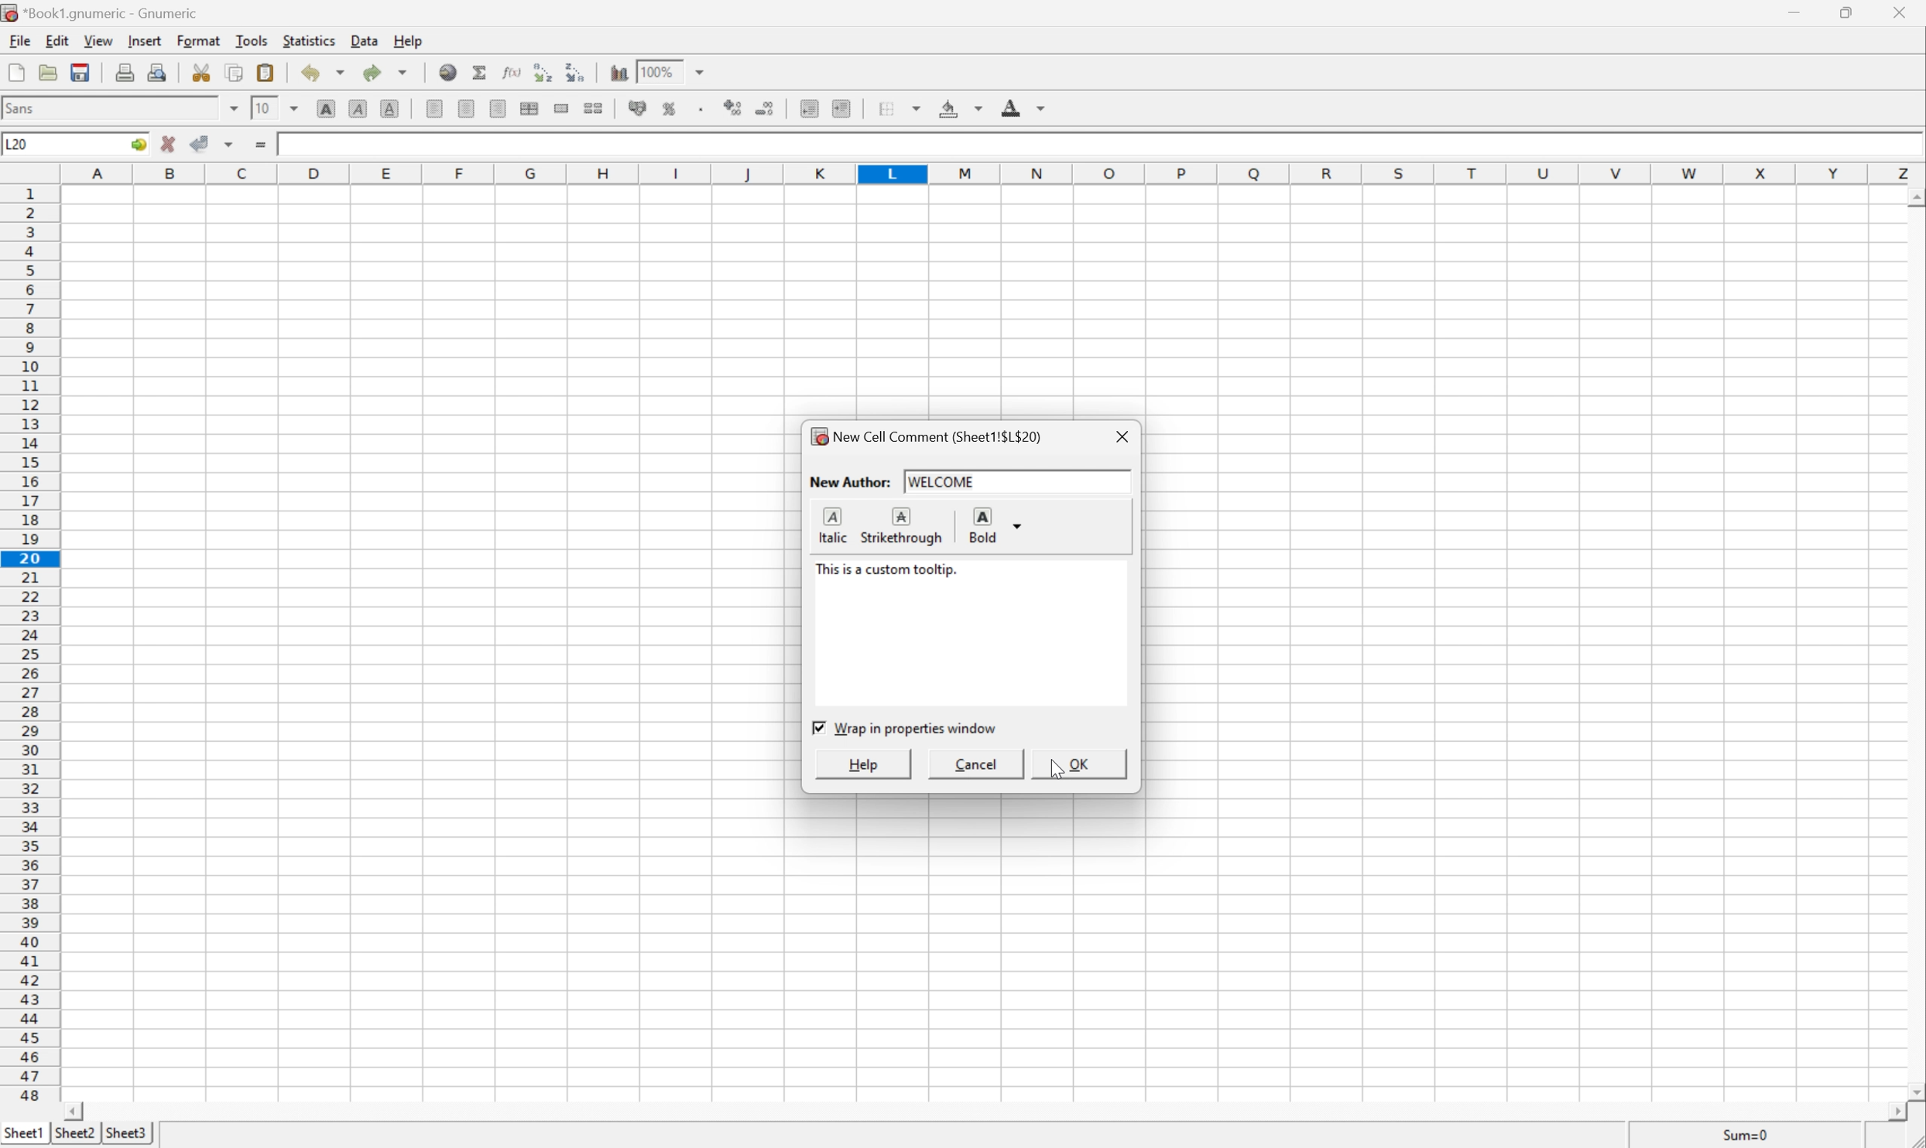 This screenshot has height=1148, width=1926. What do you see at coordinates (74, 1133) in the screenshot?
I see `Sheet3` at bounding box center [74, 1133].